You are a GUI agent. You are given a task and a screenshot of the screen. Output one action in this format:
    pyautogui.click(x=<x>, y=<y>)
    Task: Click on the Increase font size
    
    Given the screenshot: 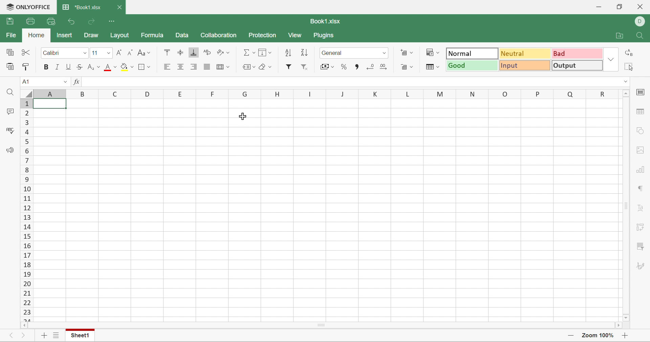 What is the action you would take?
    pyautogui.click(x=120, y=53)
    